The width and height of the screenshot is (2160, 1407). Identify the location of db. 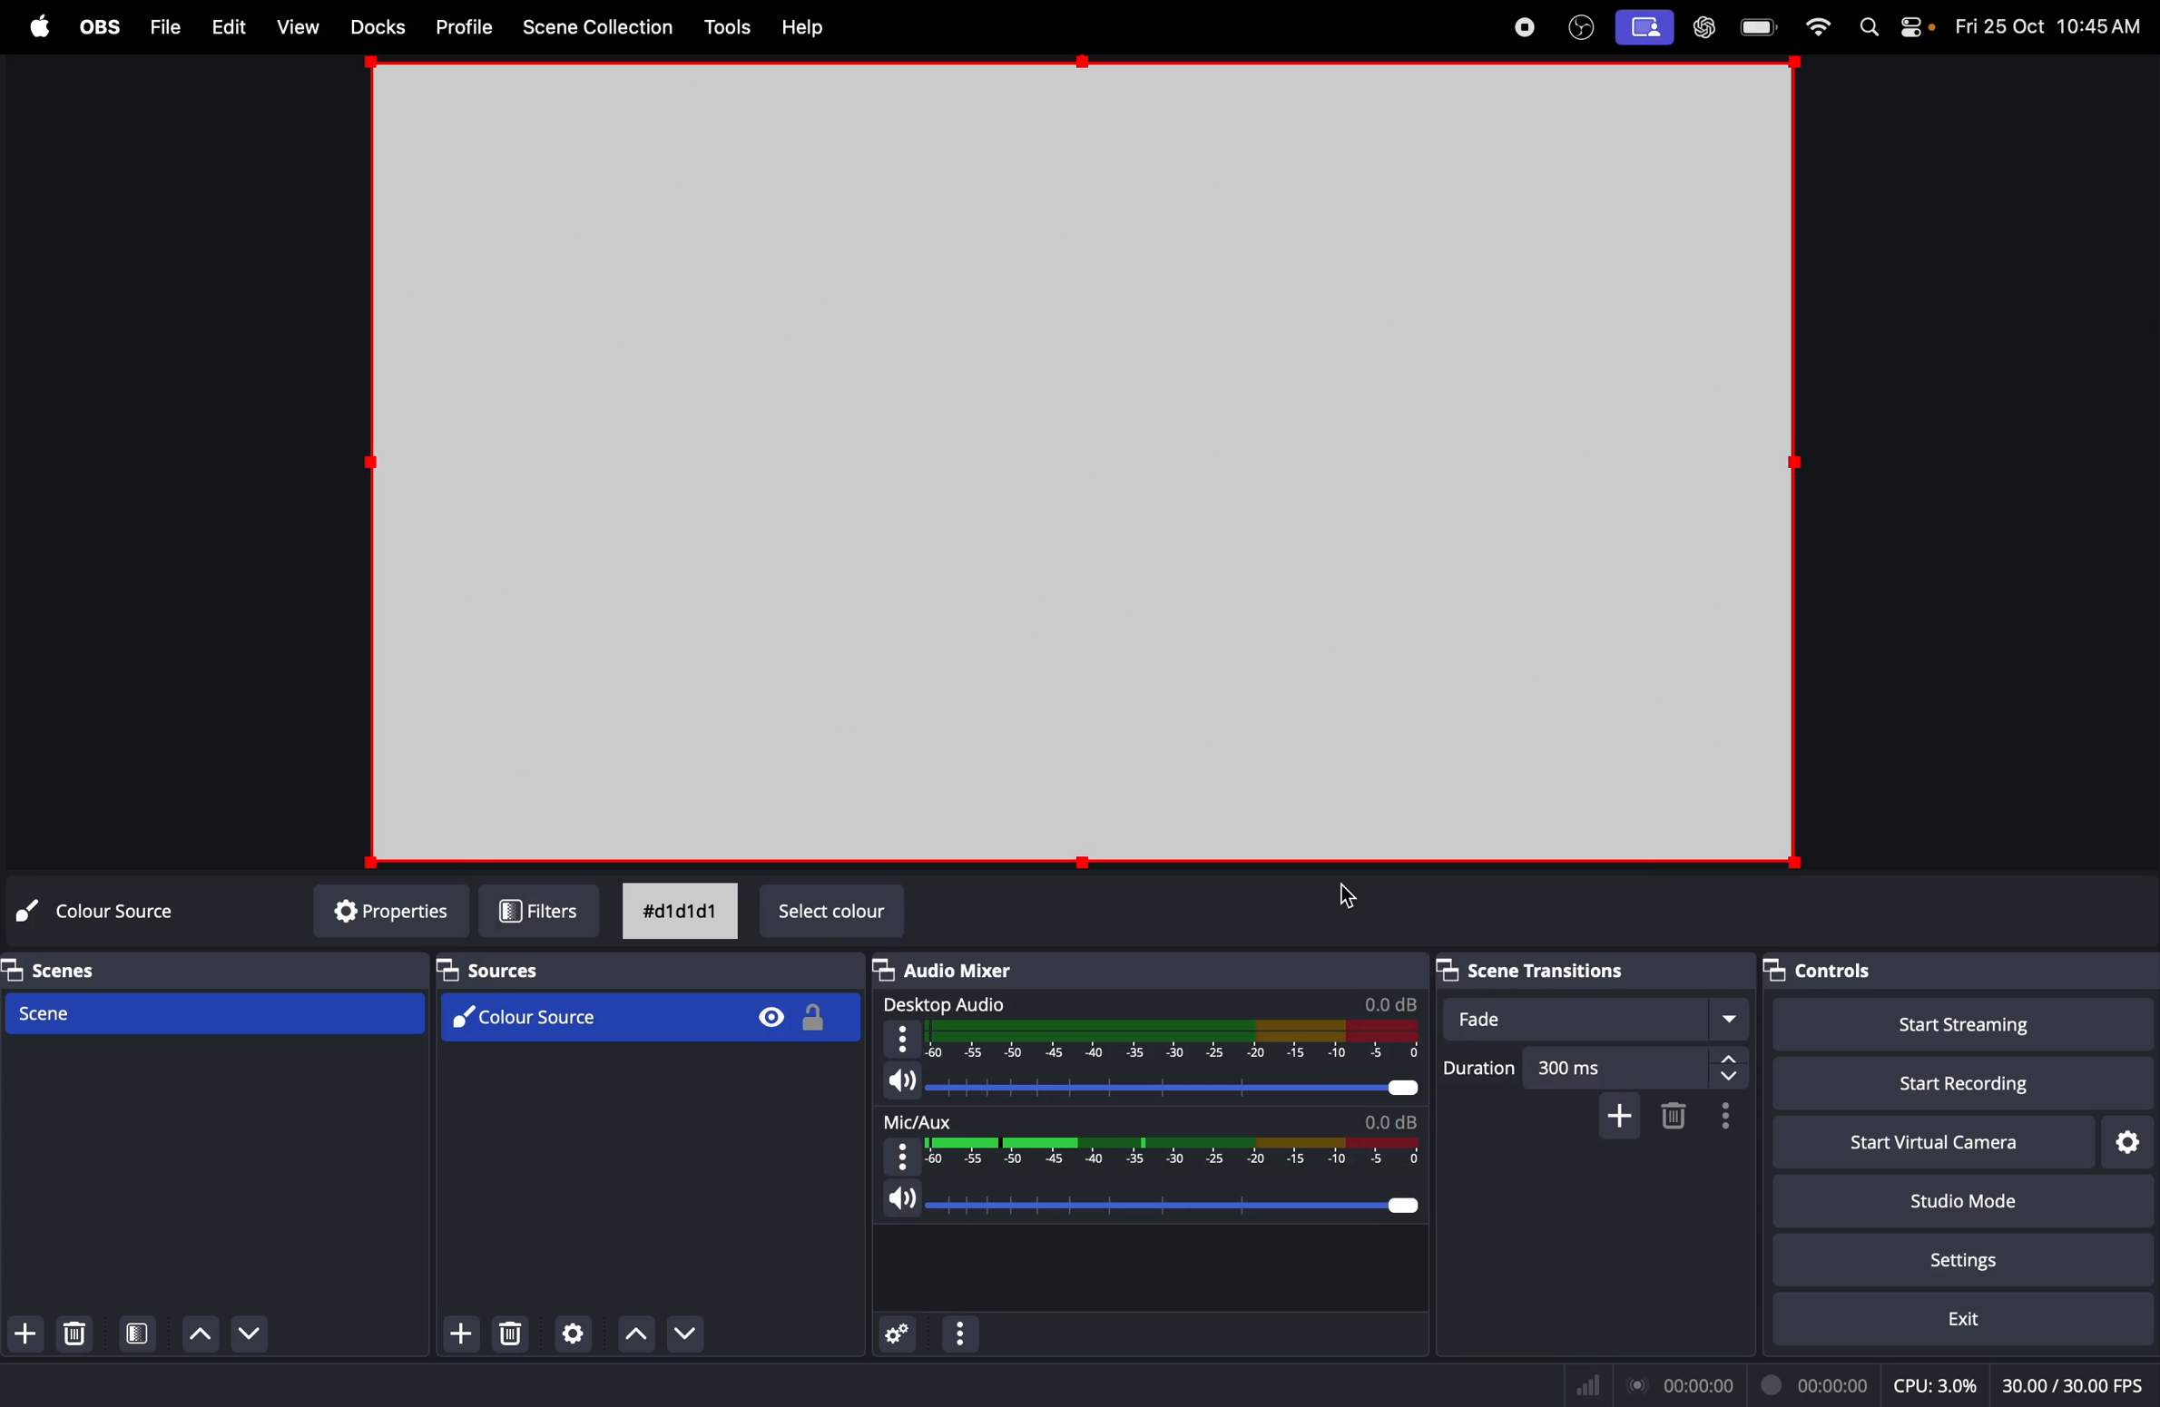
(1387, 1002).